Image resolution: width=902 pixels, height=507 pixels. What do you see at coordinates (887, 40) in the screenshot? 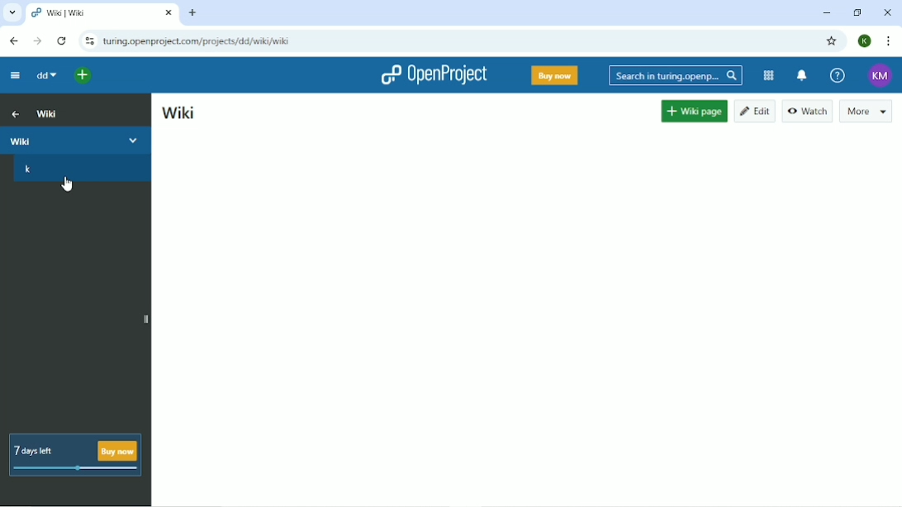
I see `Customize and control google chrome` at bounding box center [887, 40].